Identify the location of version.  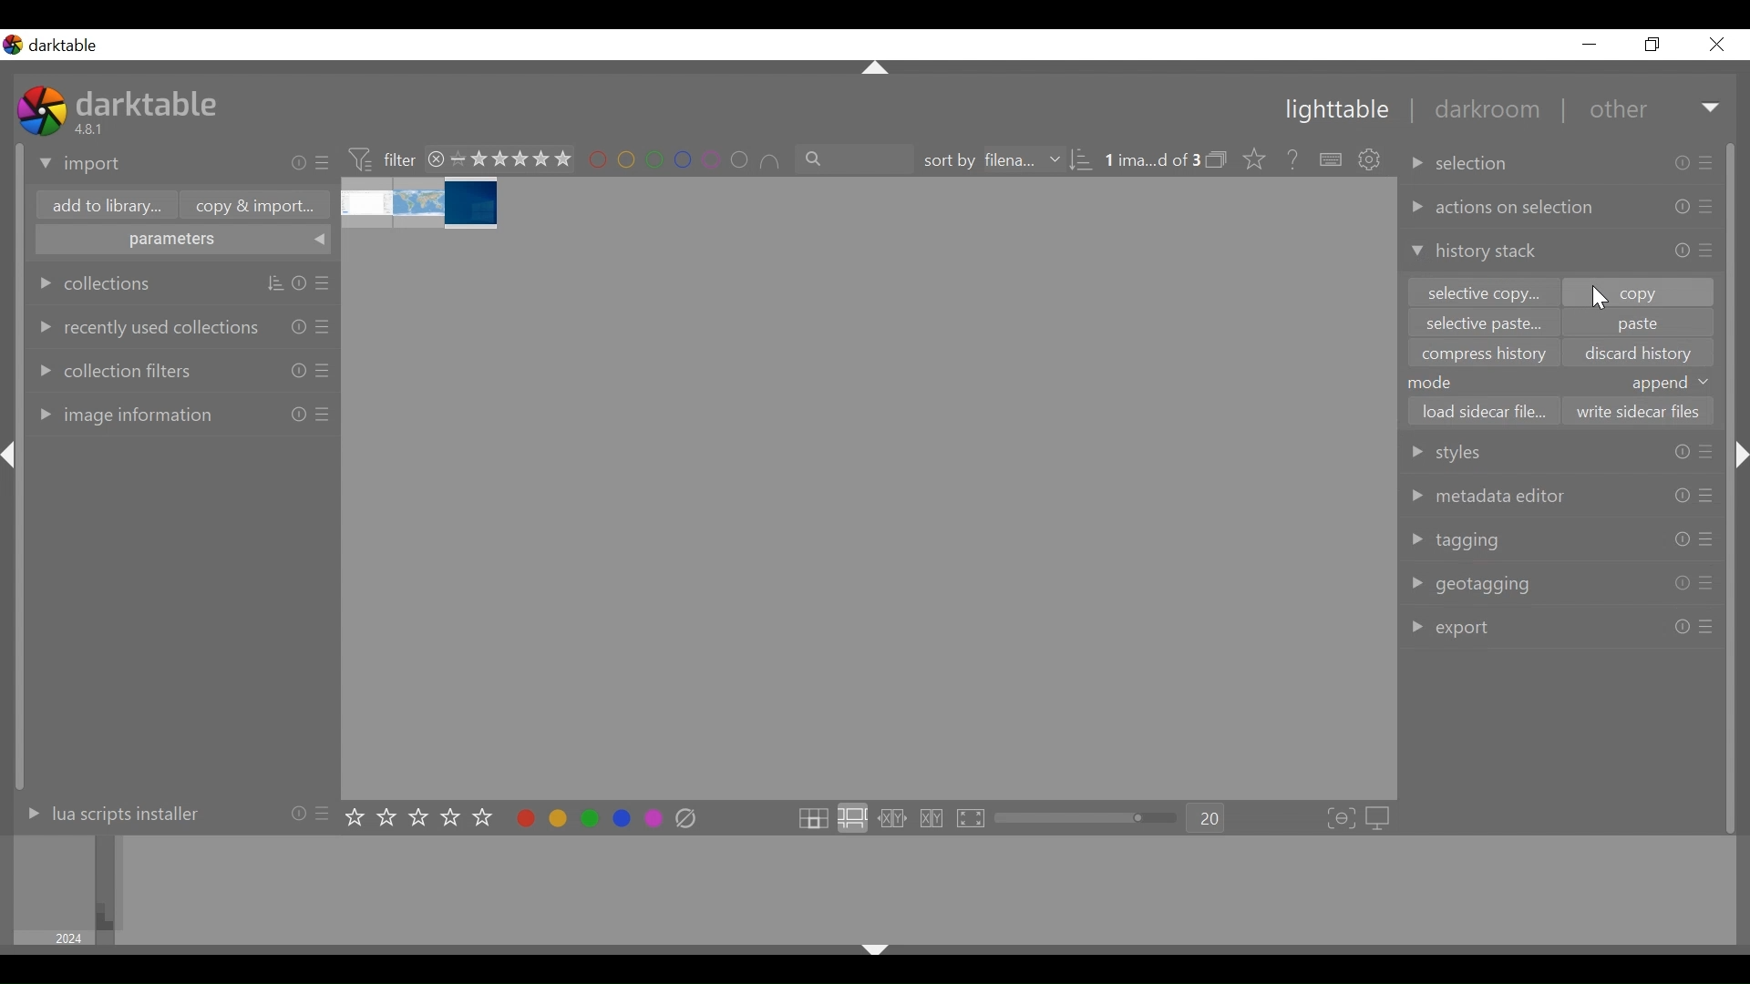
(92, 128).